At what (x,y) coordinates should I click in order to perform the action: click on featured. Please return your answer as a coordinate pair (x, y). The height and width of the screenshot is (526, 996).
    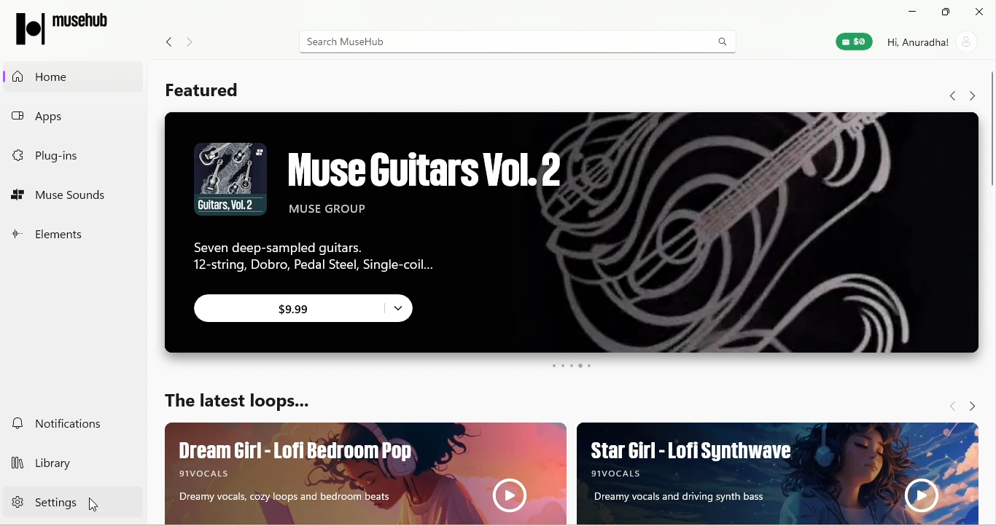
    Looking at the image, I should click on (217, 90).